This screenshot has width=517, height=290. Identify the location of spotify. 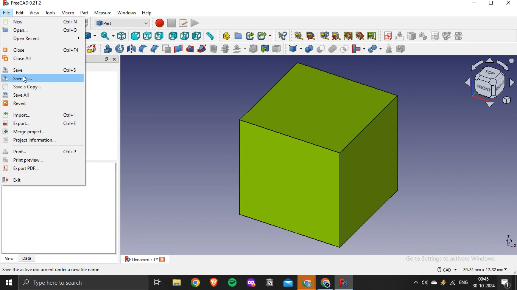
(233, 283).